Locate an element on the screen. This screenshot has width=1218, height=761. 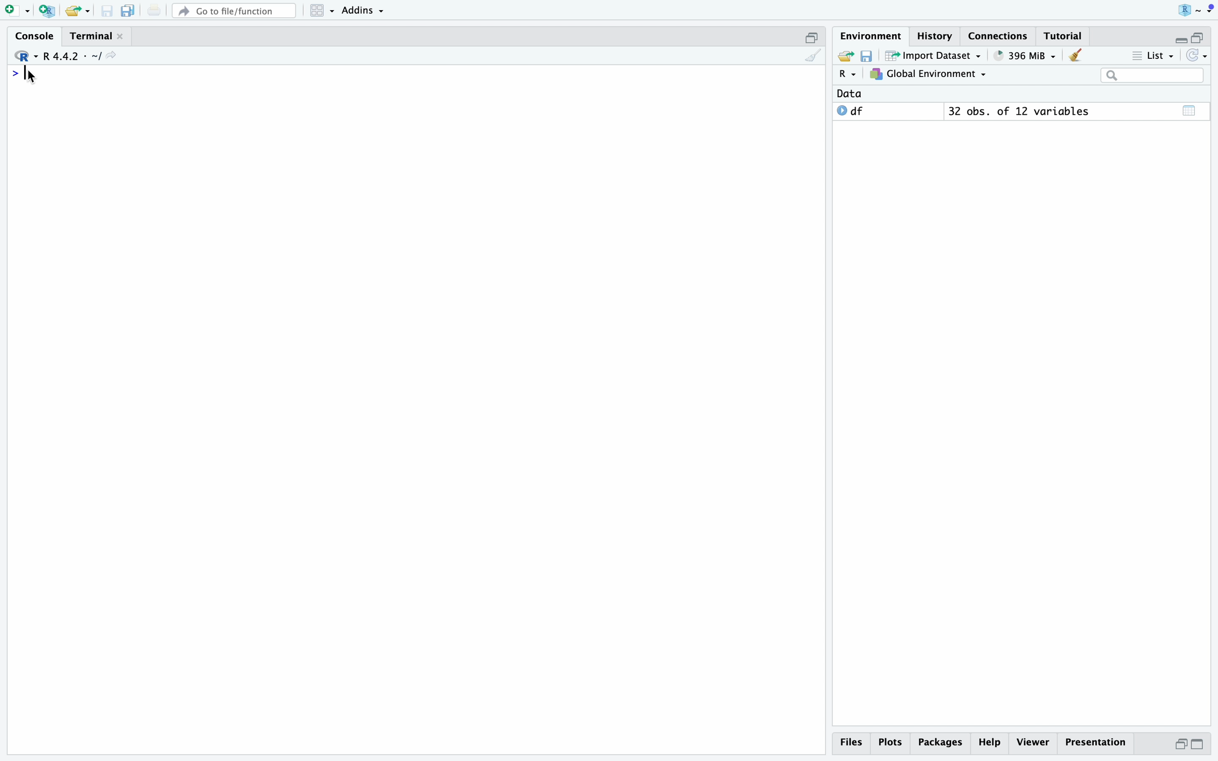
copy is located at coordinates (130, 12).